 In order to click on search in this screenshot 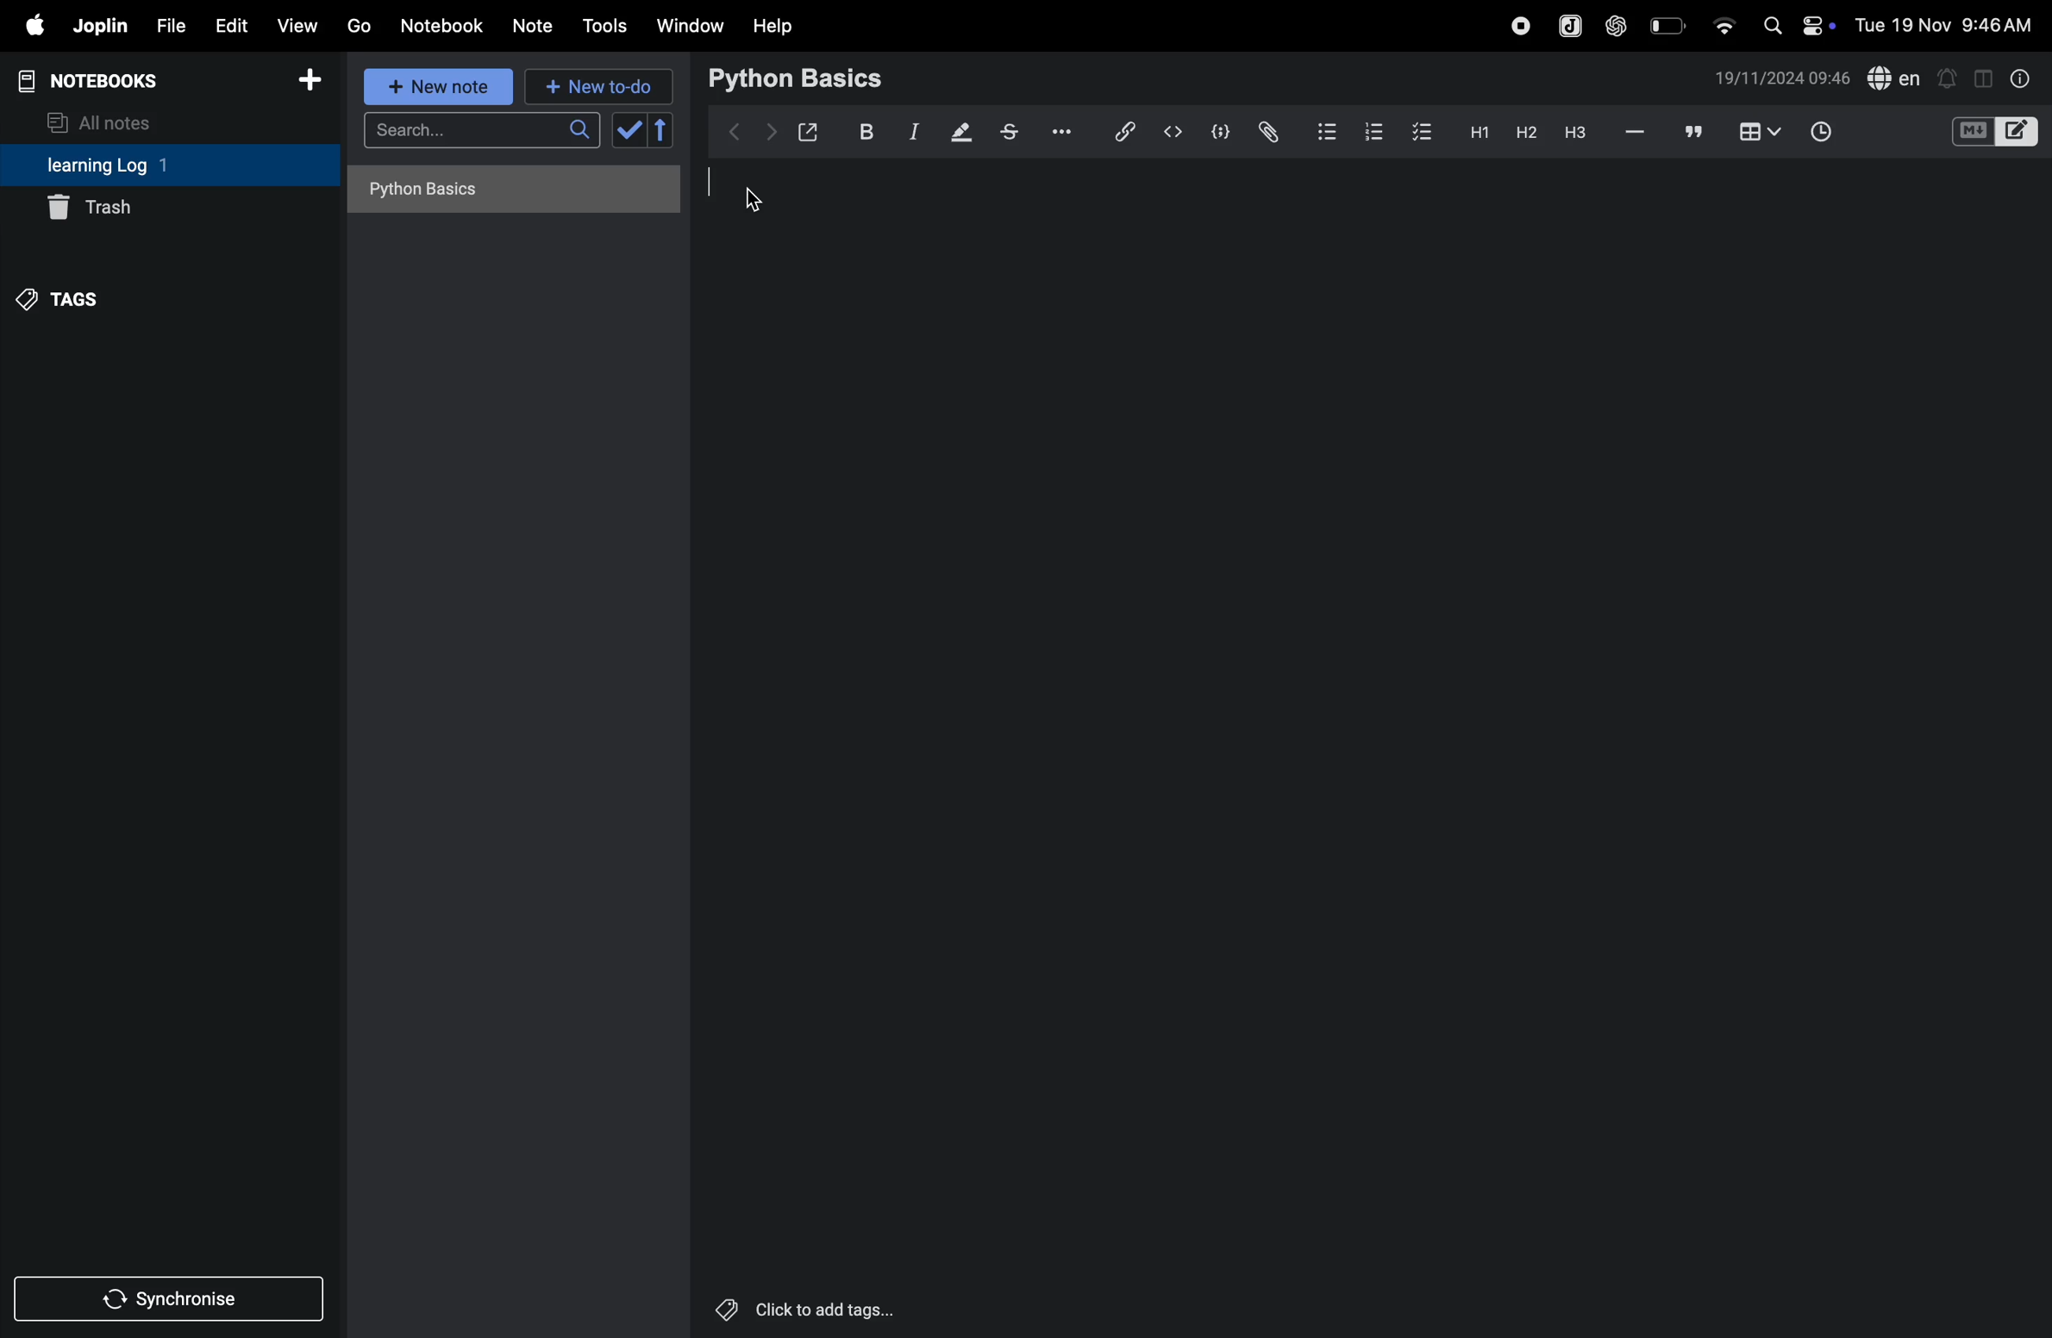, I will do `click(481, 135)`.